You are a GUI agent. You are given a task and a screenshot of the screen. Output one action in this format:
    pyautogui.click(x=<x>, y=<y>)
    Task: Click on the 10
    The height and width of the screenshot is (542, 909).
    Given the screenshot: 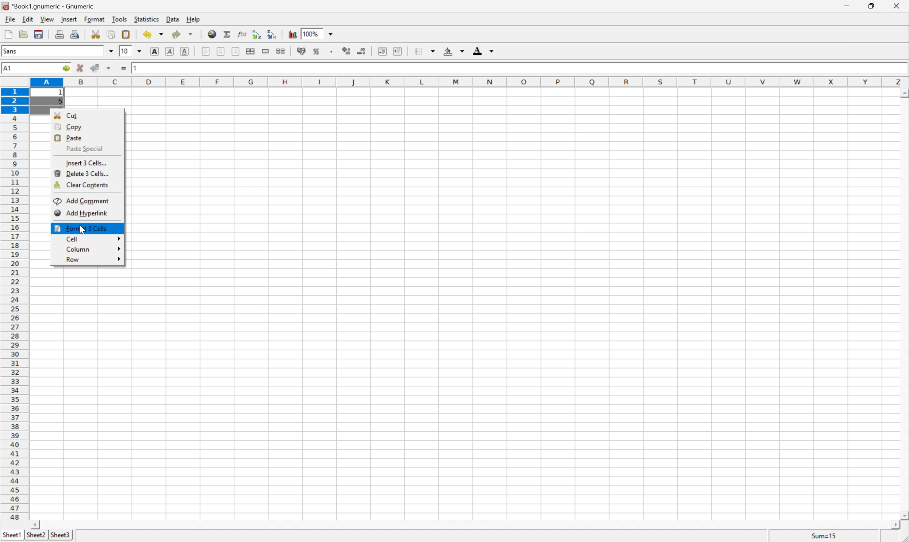 What is the action you would take?
    pyautogui.click(x=124, y=50)
    